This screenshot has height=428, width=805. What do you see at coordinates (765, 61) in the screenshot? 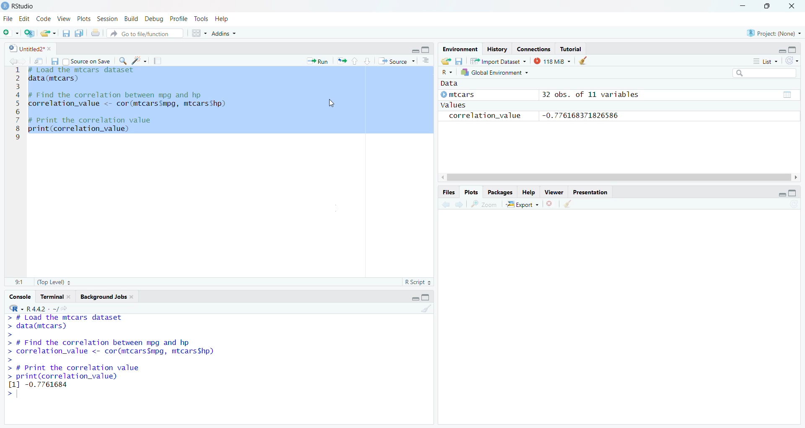
I see `List` at bounding box center [765, 61].